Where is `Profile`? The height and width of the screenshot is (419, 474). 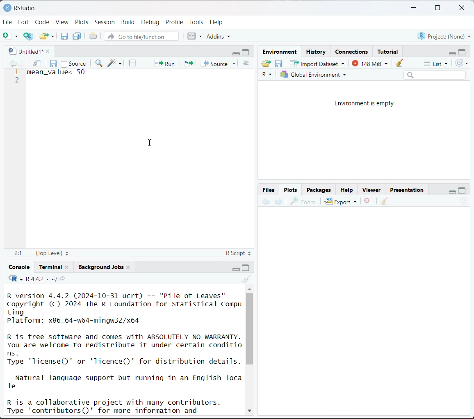 Profile is located at coordinates (175, 21).